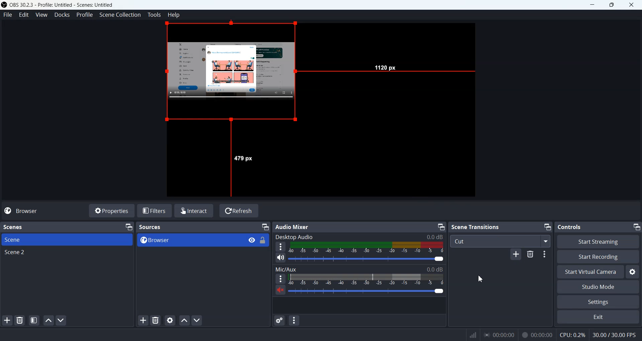 Image resolution: width=642 pixels, height=341 pixels. What do you see at coordinates (112, 211) in the screenshot?
I see `Properties` at bounding box center [112, 211].